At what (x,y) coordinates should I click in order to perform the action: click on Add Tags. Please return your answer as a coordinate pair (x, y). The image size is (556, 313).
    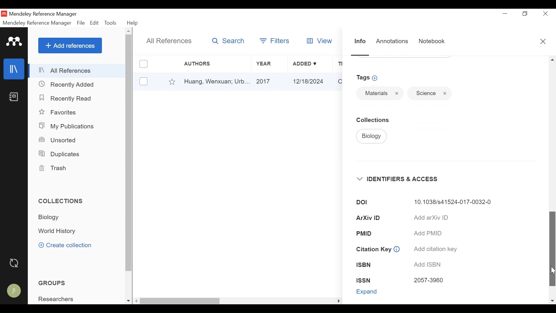
    Looking at the image, I should click on (369, 78).